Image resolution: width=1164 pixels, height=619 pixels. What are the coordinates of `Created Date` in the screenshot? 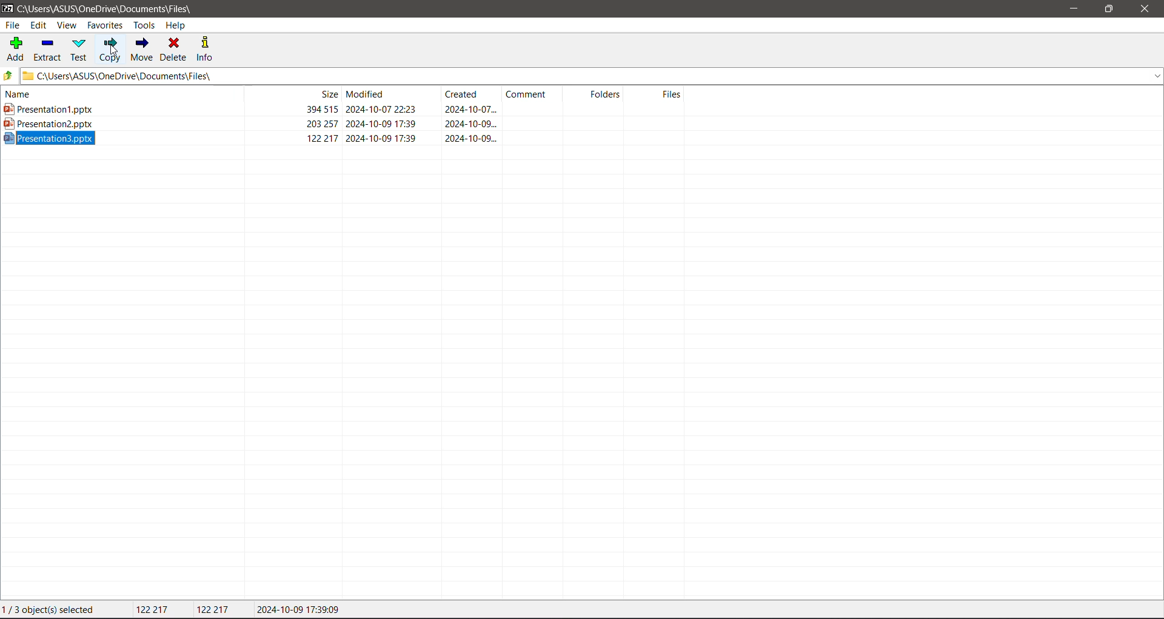 It's located at (472, 96).